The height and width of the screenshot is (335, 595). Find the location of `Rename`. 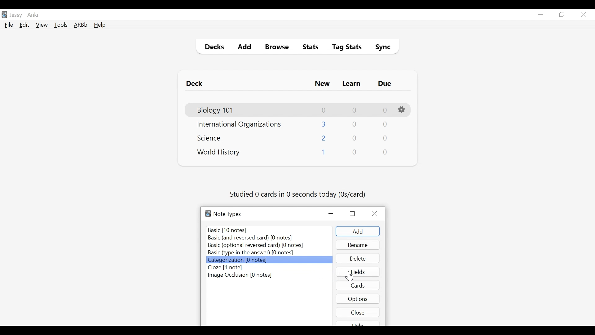

Rename is located at coordinates (358, 245).